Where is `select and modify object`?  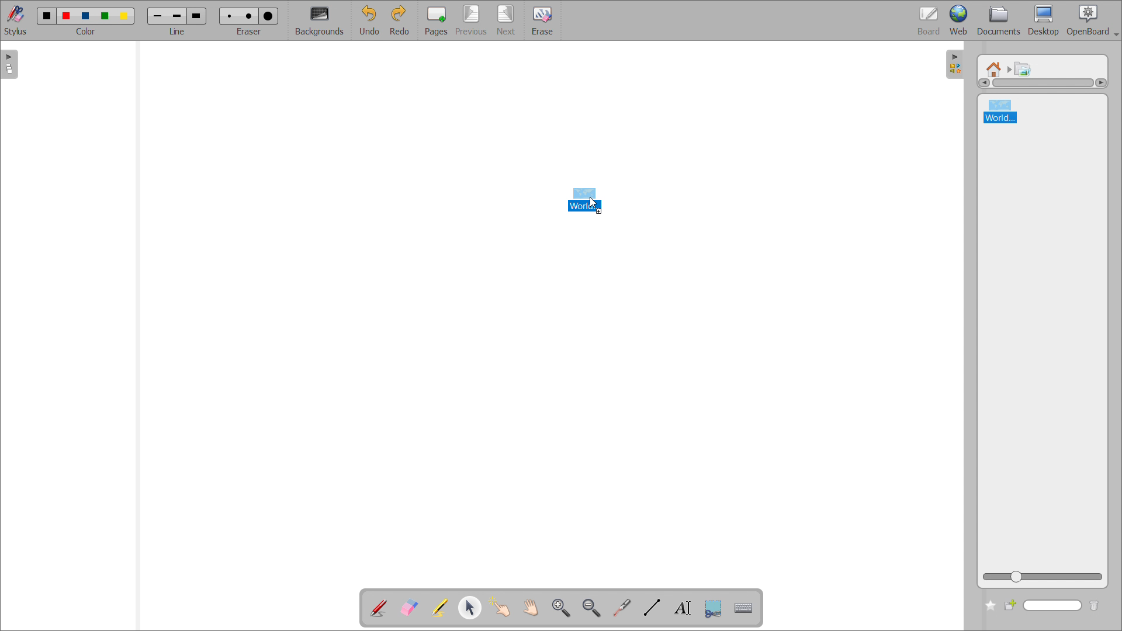
select and modify object is located at coordinates (469, 608).